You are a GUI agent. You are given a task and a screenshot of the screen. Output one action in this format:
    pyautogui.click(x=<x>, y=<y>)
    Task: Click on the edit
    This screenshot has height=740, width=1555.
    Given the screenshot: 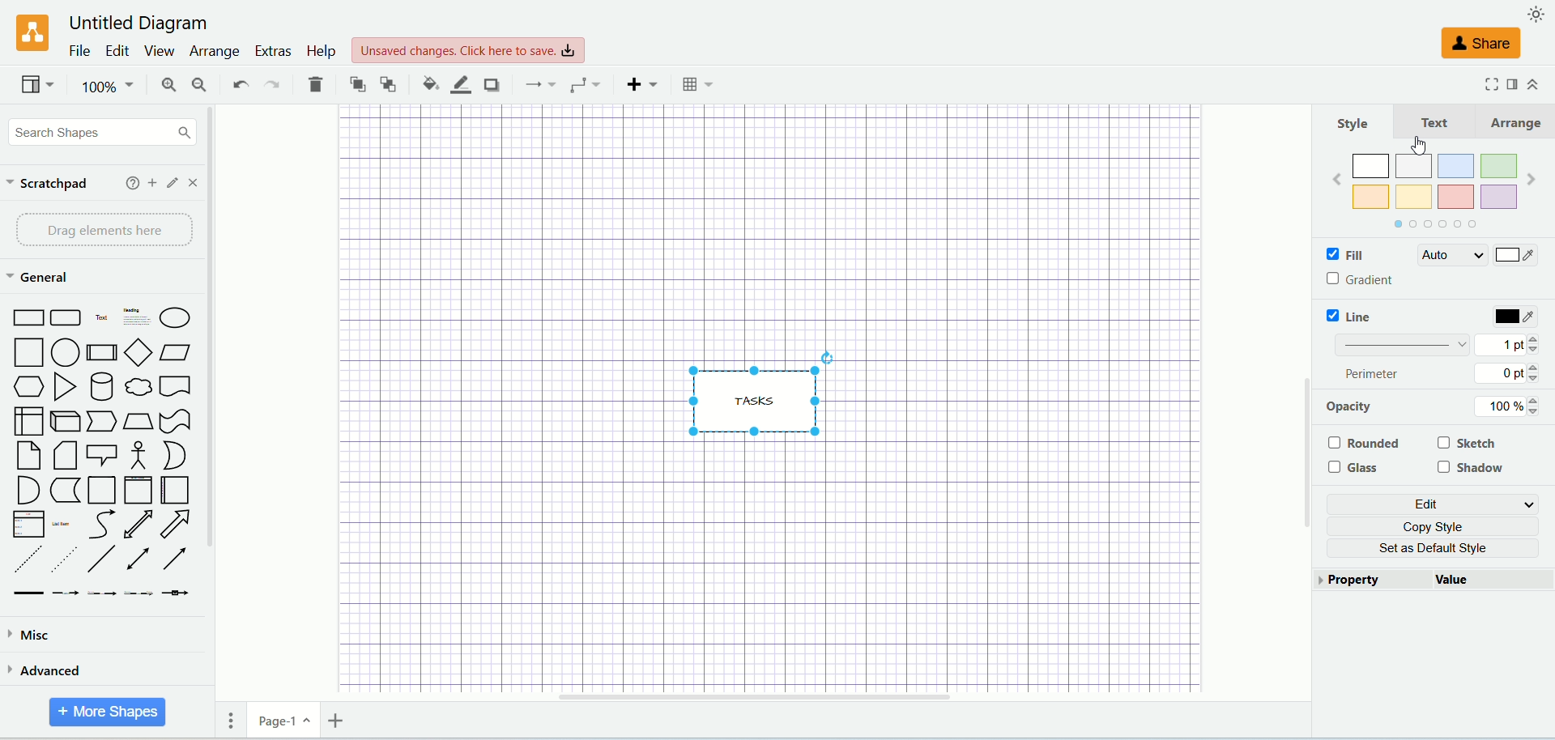 What is the action you would take?
    pyautogui.click(x=174, y=183)
    